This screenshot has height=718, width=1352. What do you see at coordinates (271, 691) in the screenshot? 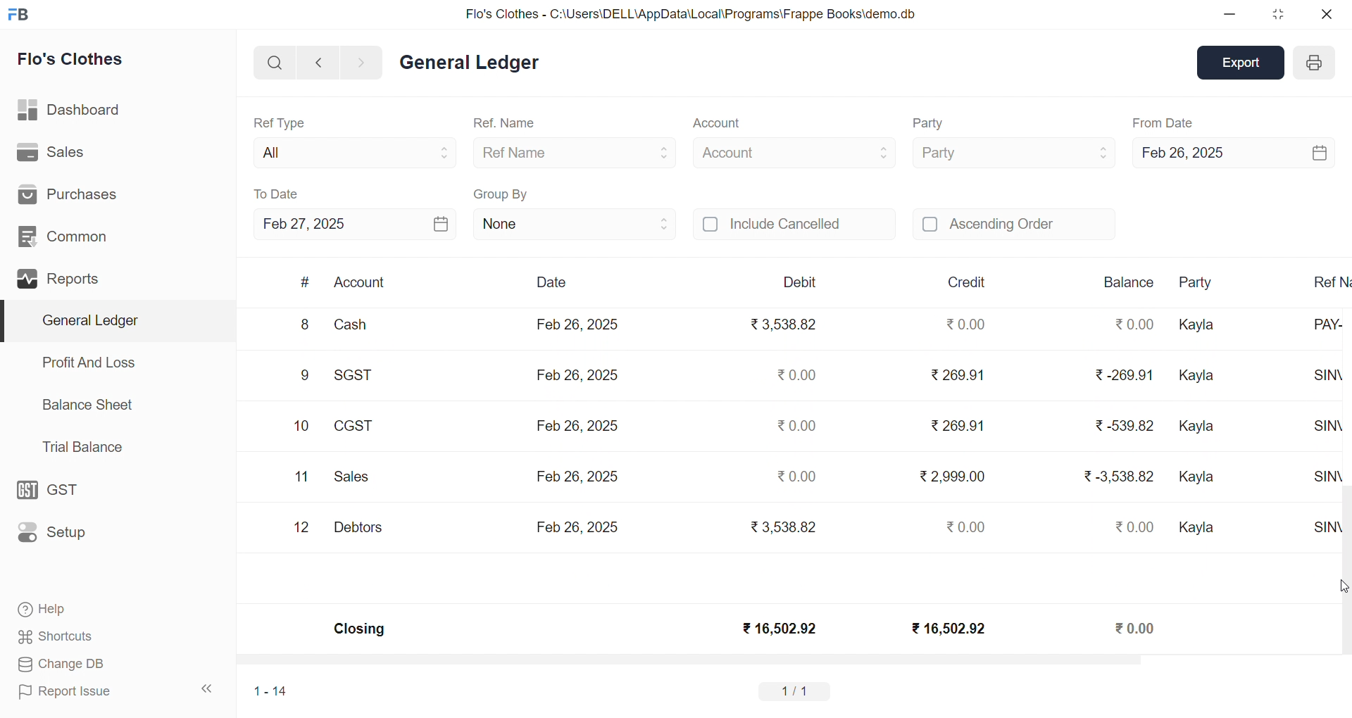
I see `1-14` at bounding box center [271, 691].